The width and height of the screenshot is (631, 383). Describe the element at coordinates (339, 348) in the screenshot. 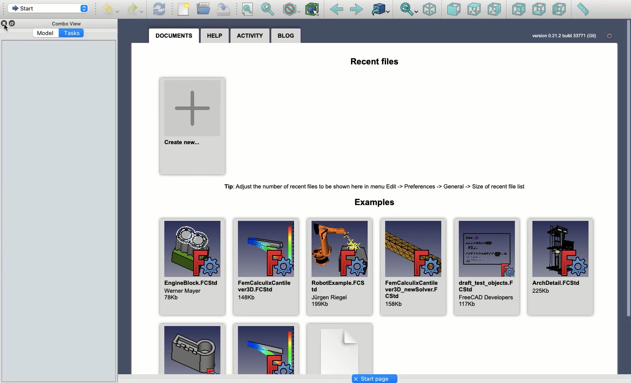

I see `Example` at that location.